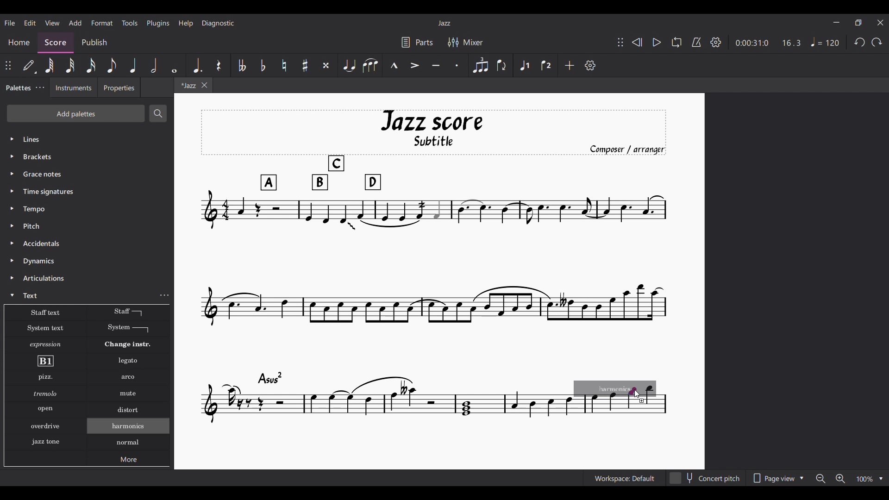 The image size is (889, 500). I want to click on Slur, so click(371, 65).